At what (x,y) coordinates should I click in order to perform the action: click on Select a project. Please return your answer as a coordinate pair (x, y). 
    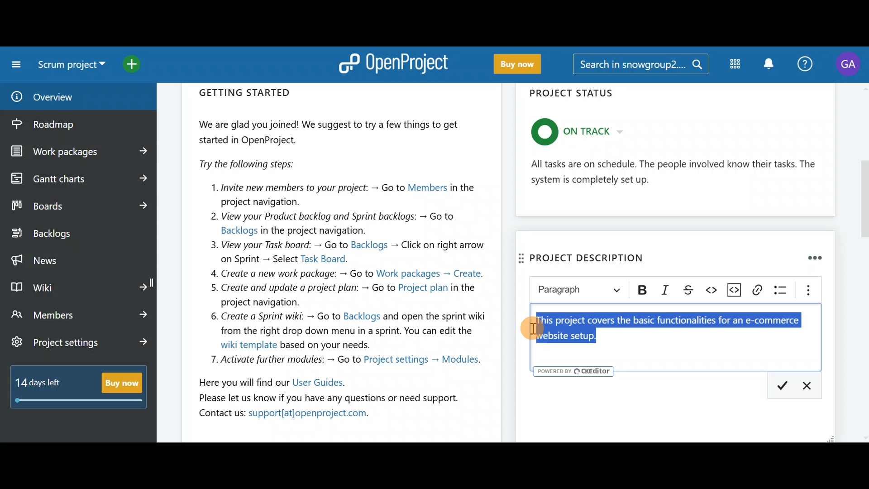
    Looking at the image, I should click on (73, 68).